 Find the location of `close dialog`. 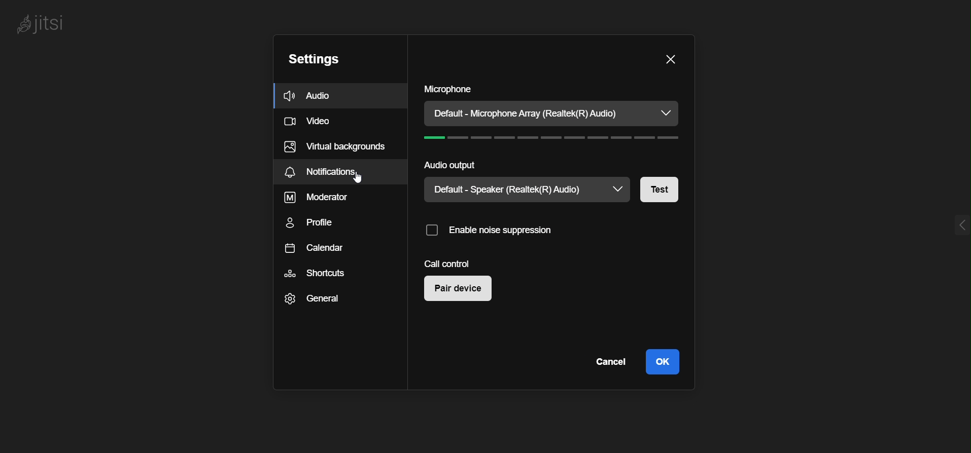

close dialog is located at coordinates (670, 61).